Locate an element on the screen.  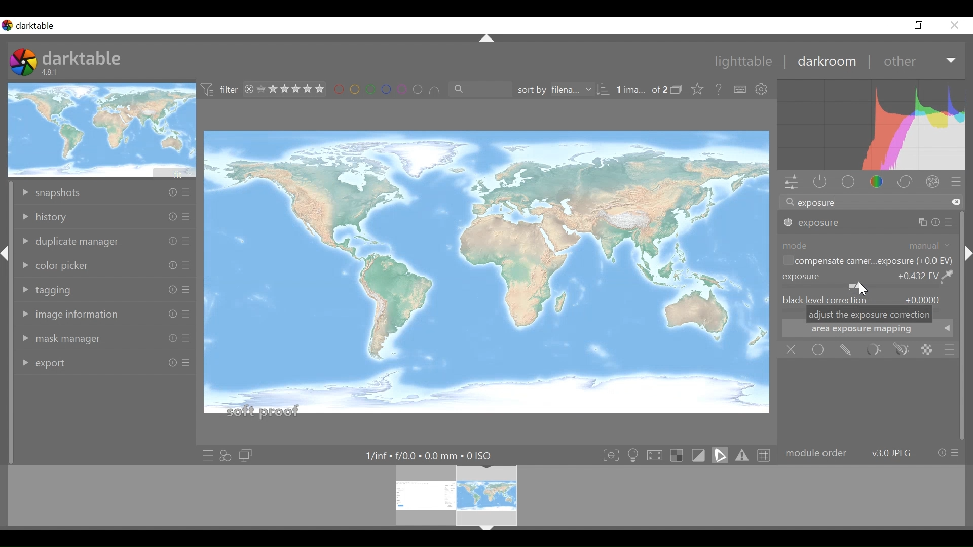
 is located at coordinates (167, 217).